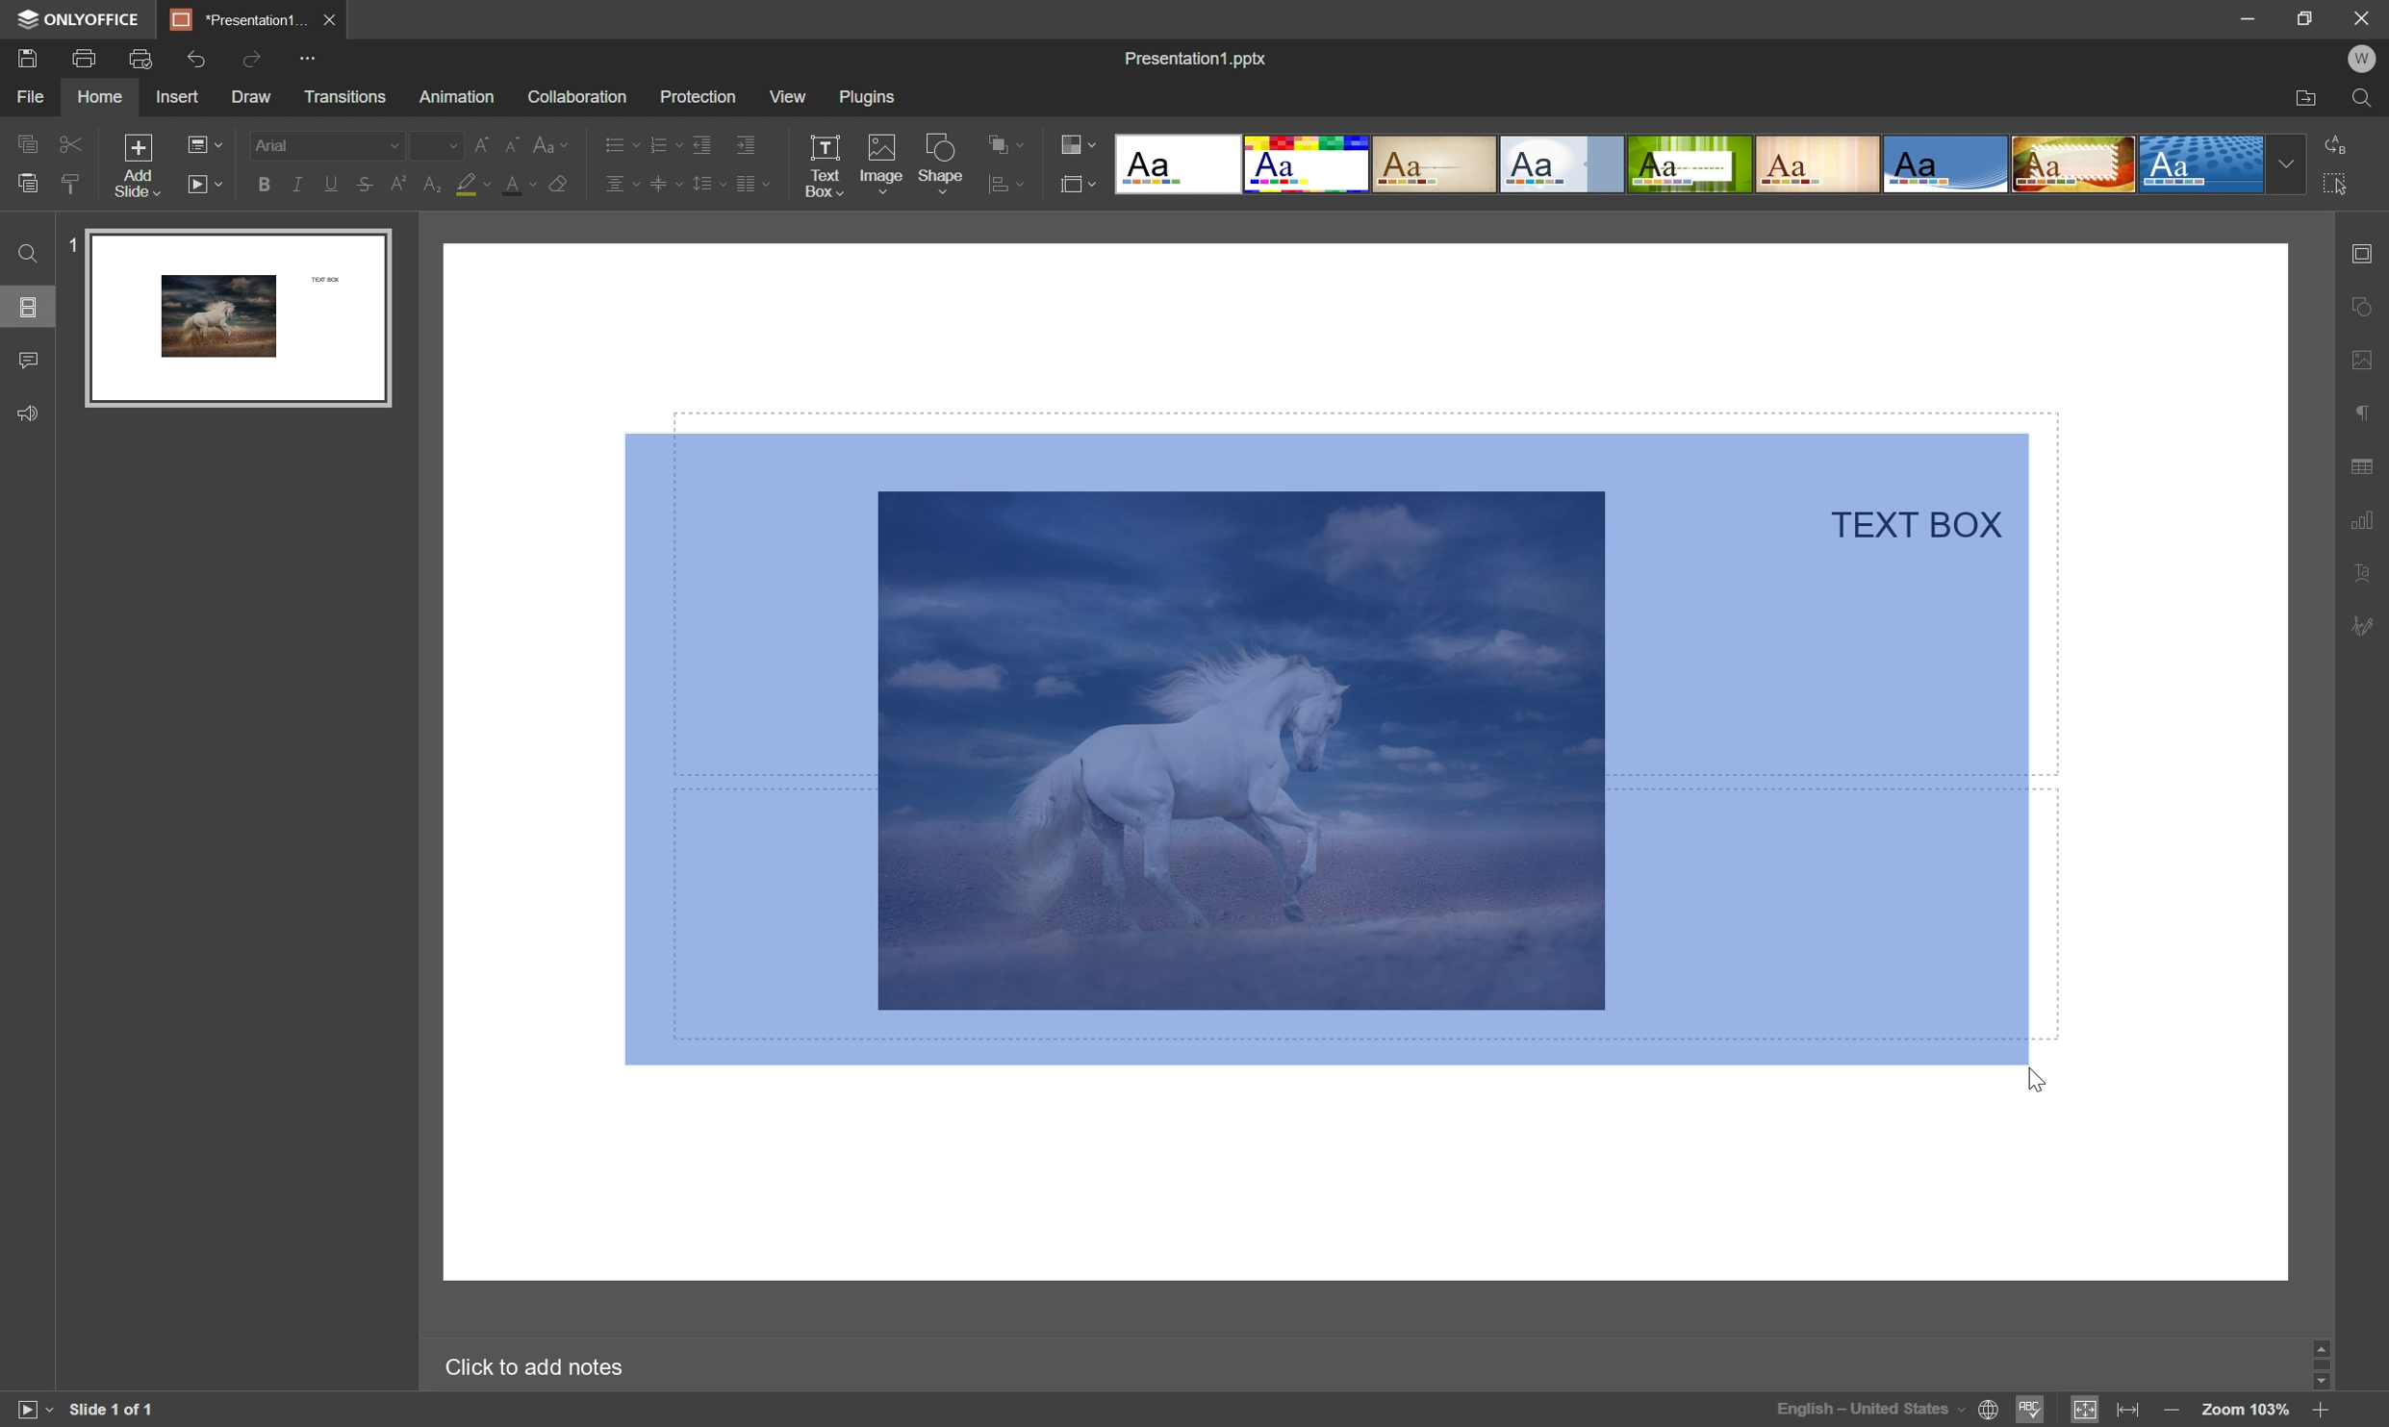 This screenshot has height=1427, width=2389. What do you see at coordinates (86, 57) in the screenshot?
I see `print` at bounding box center [86, 57].